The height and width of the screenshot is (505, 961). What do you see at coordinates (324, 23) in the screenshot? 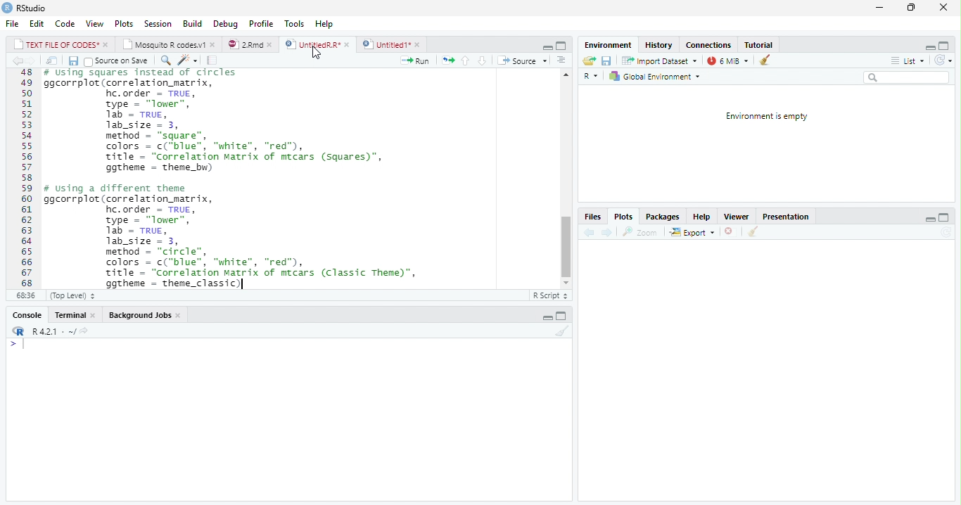
I see `Help` at bounding box center [324, 23].